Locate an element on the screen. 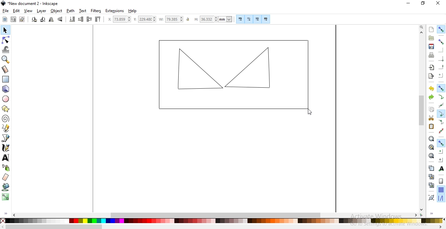 The image size is (446, 229). new document 2 - Inkscape is located at coordinates (32, 3).